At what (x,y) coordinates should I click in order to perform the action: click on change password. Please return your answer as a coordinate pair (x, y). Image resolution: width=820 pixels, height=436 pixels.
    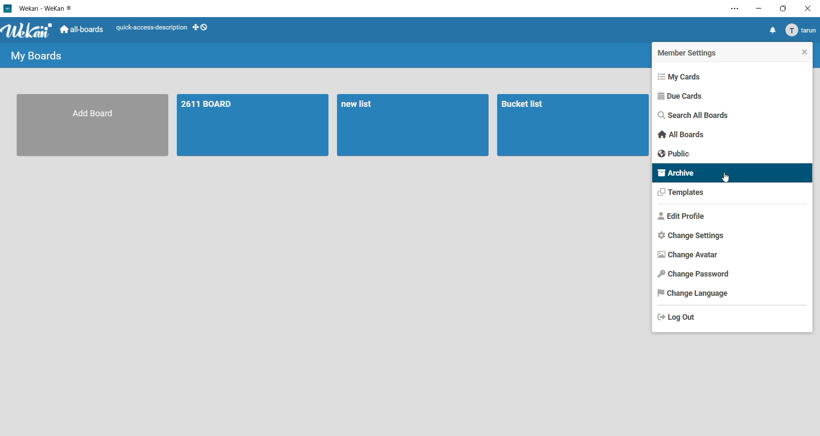
    Looking at the image, I should click on (697, 274).